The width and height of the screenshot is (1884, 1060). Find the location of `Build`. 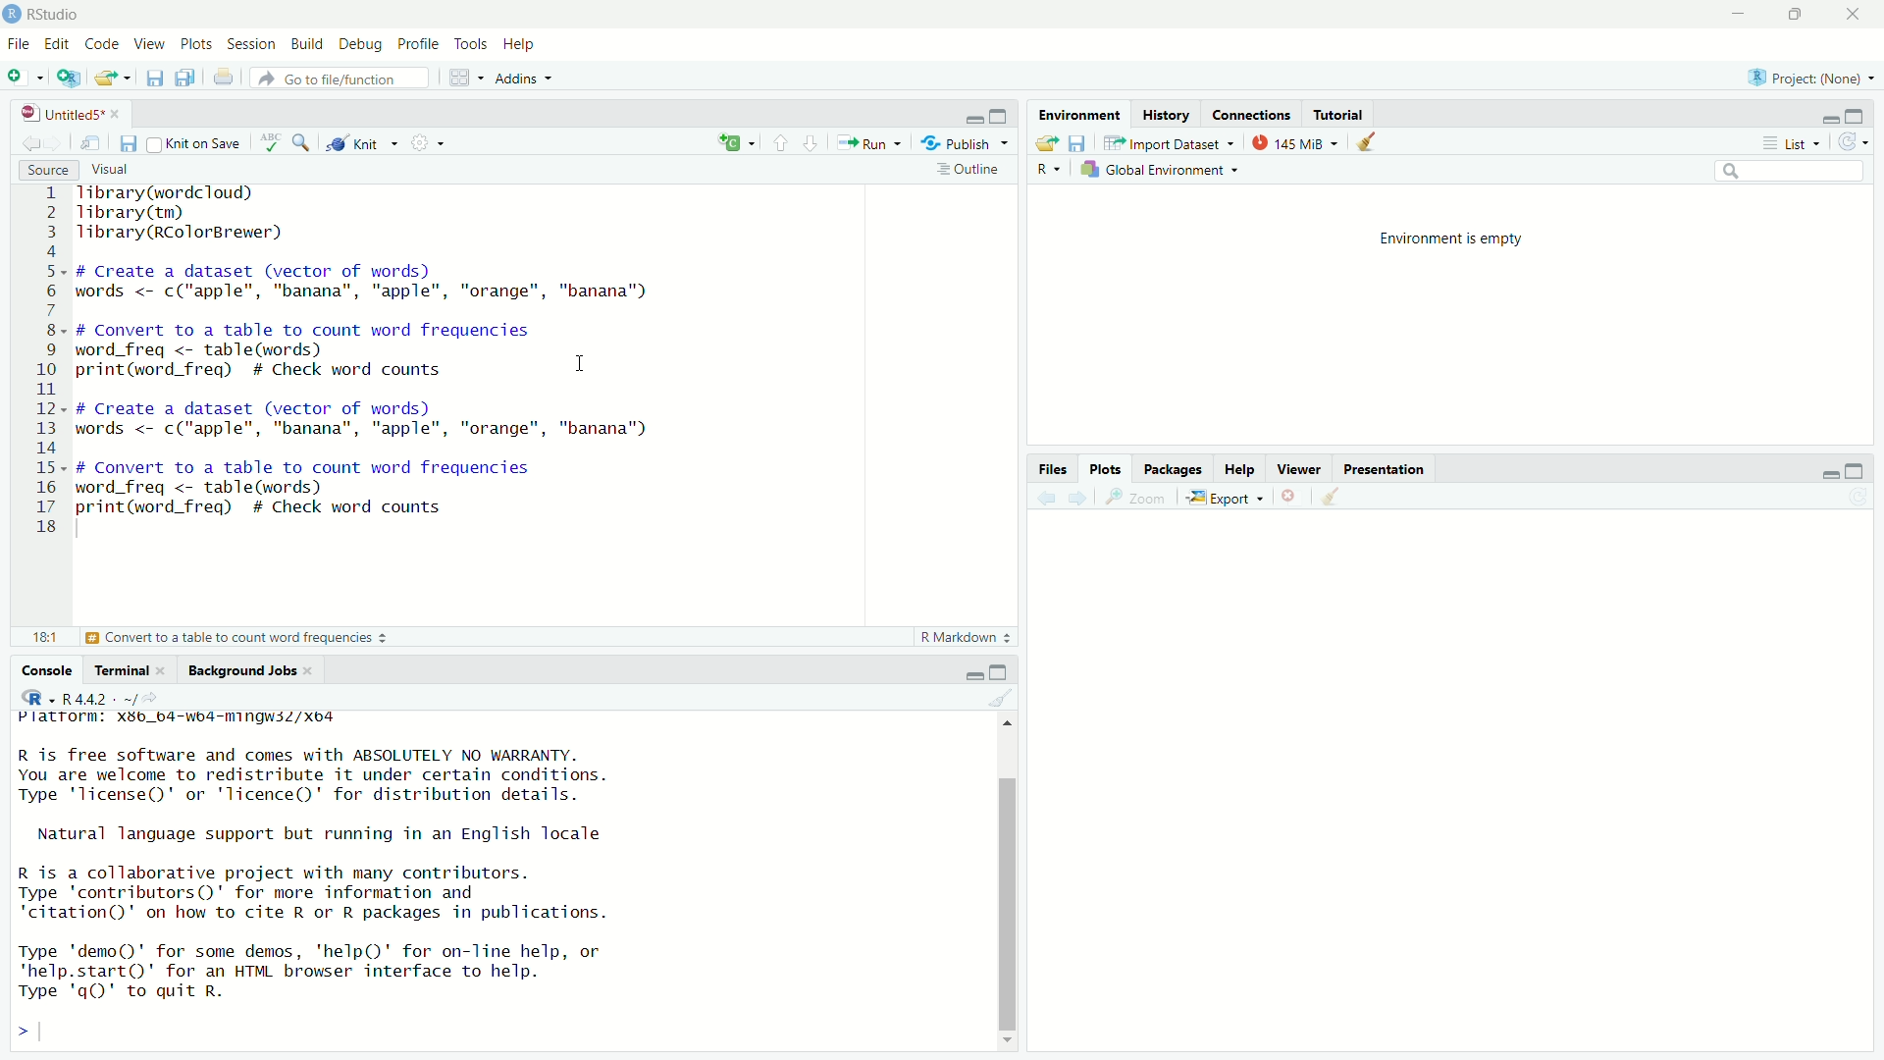

Build is located at coordinates (308, 44).